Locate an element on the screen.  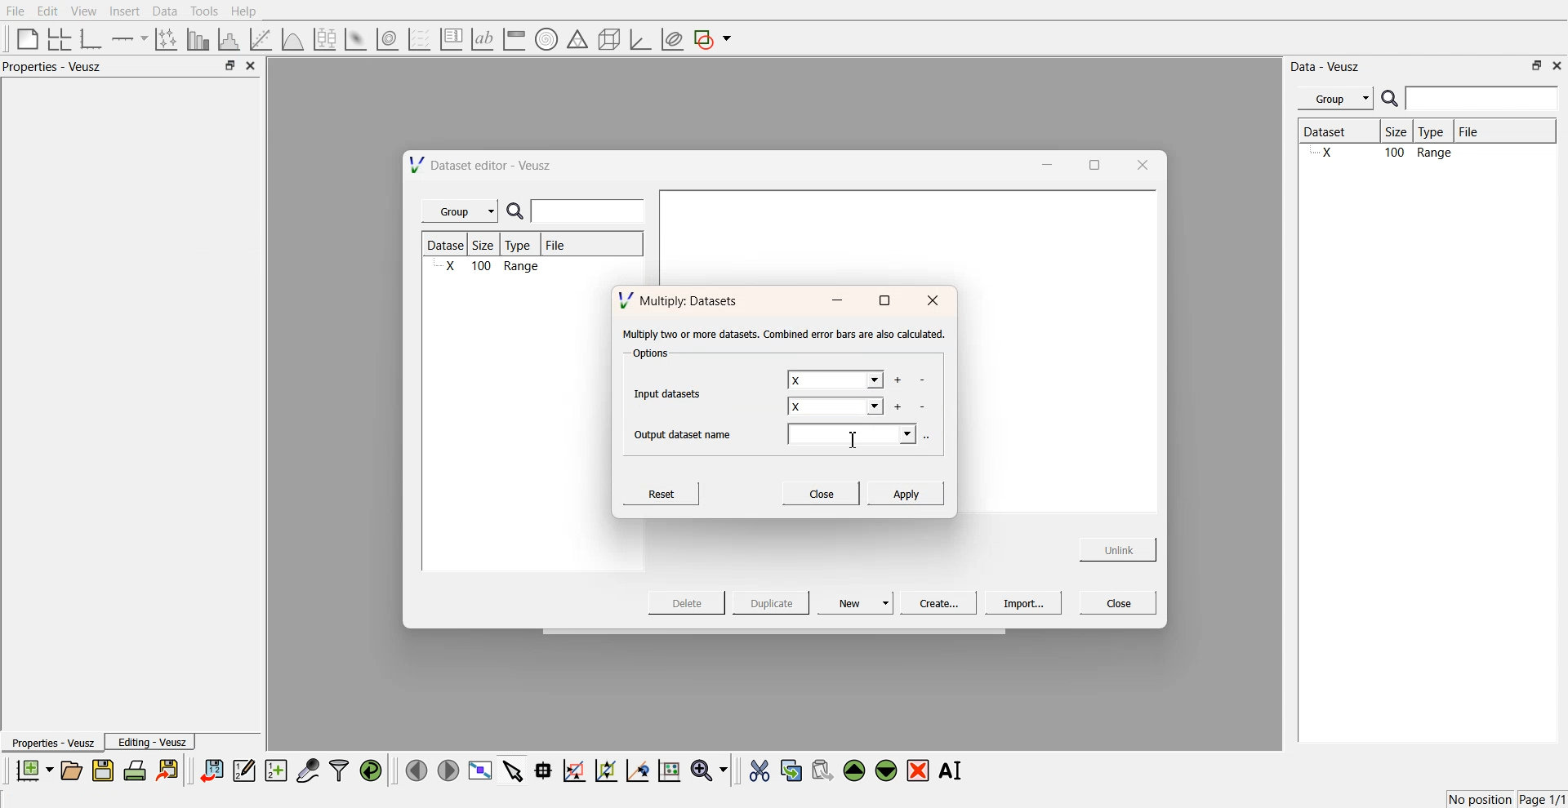
close is located at coordinates (1557, 64).